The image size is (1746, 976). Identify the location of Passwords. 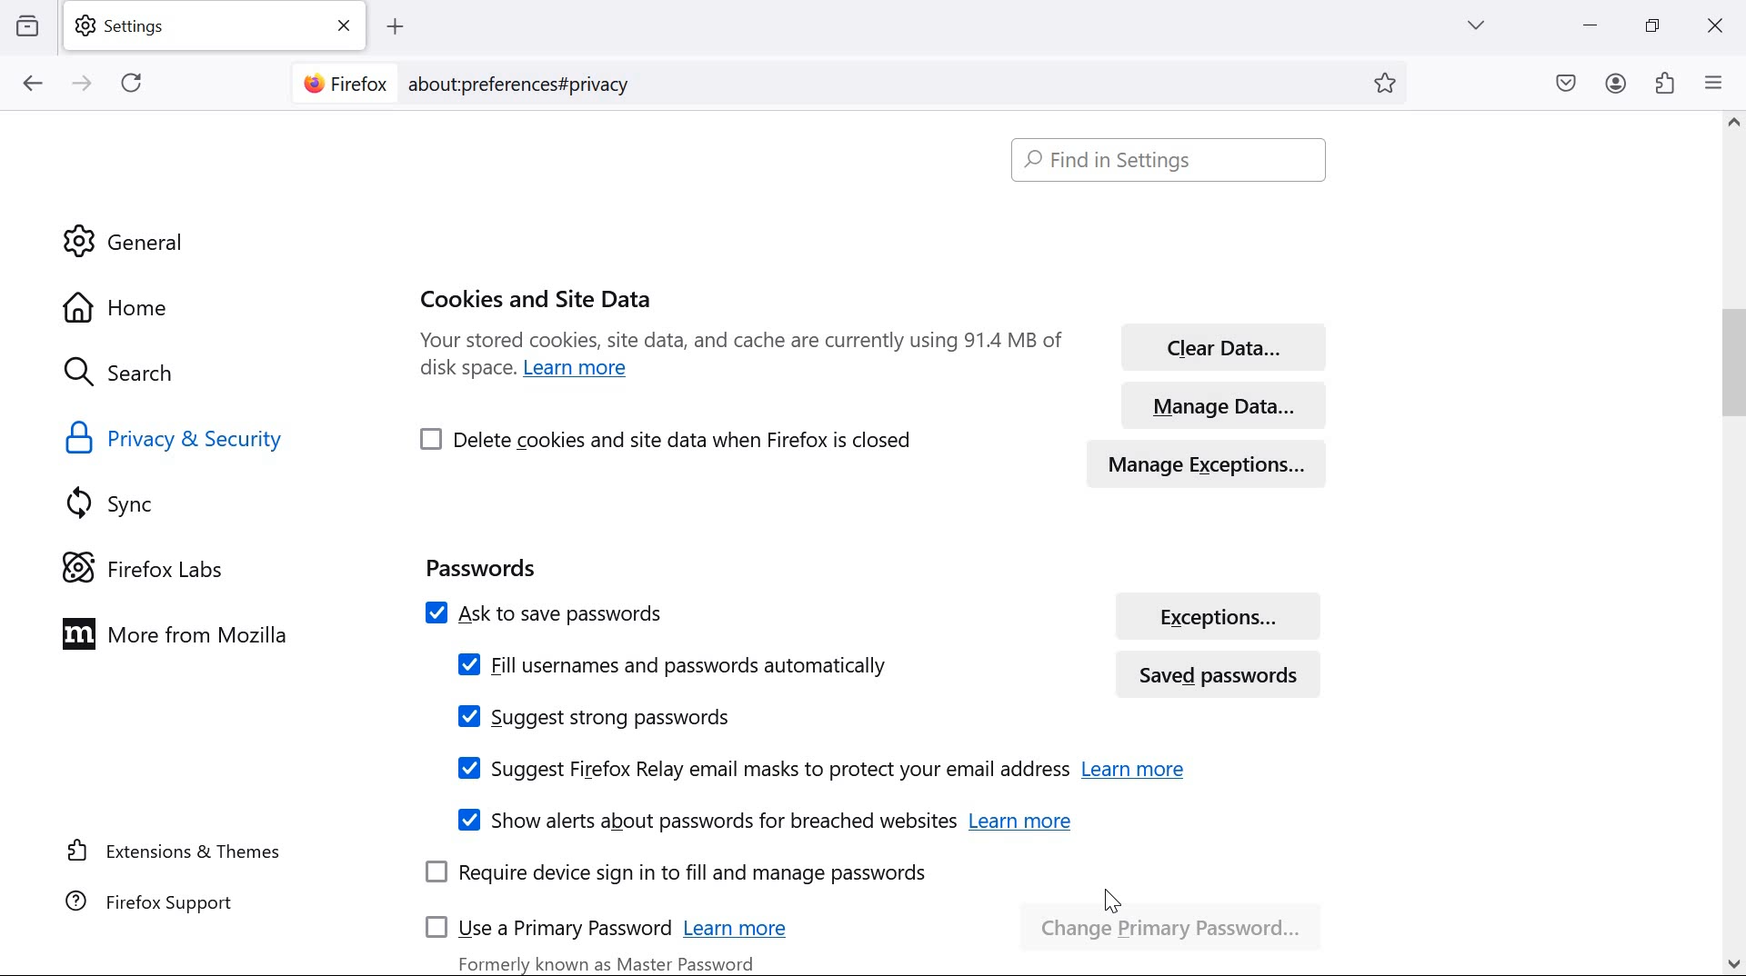
(480, 564).